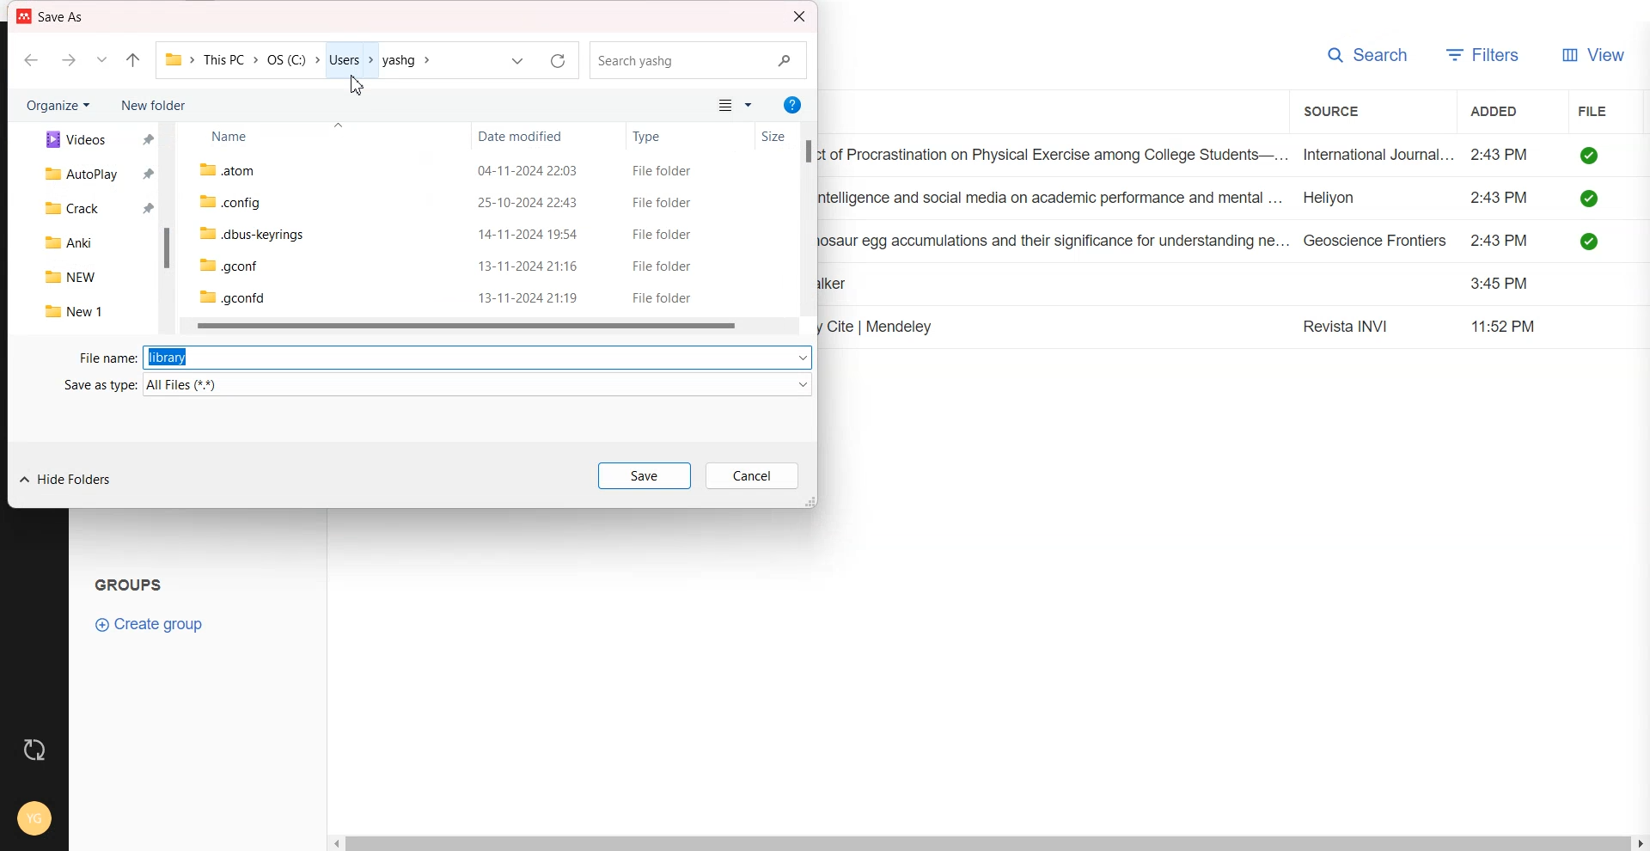 This screenshot has width=1650, height=851. What do you see at coordinates (477, 385) in the screenshot?
I see `All Files (*.*)` at bounding box center [477, 385].